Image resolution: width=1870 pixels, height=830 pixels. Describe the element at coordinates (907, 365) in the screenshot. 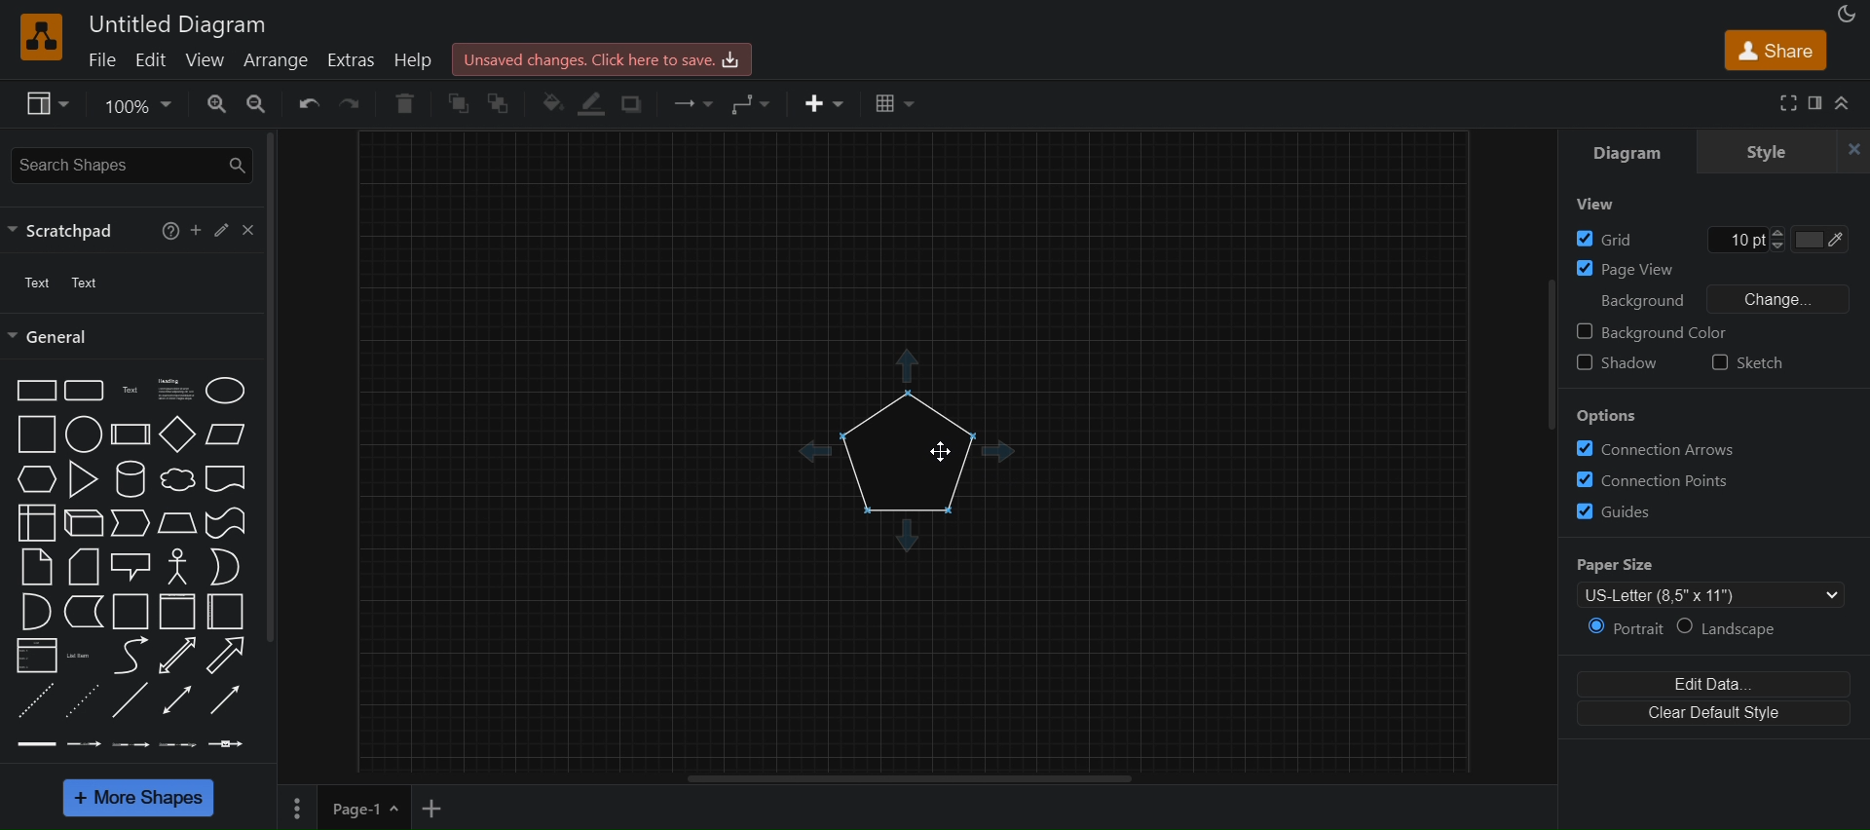

I see `Move up` at that location.